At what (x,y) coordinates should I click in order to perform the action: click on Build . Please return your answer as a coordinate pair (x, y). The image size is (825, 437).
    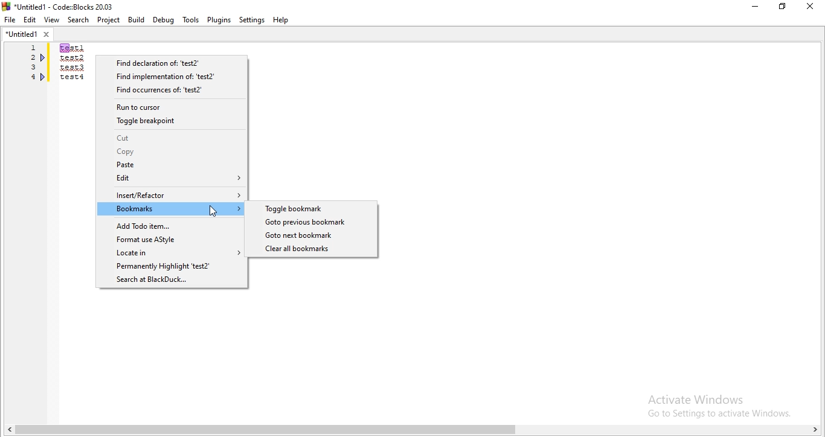
    Looking at the image, I should click on (136, 19).